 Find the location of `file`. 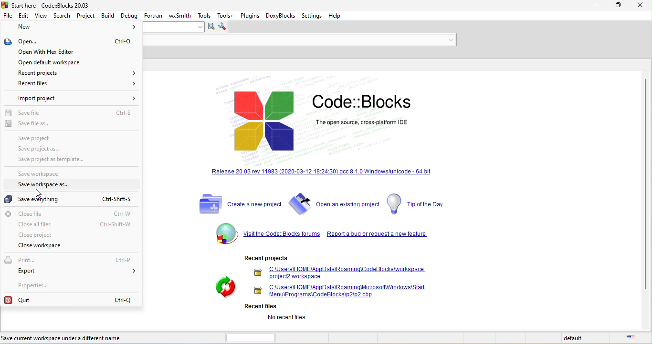

file is located at coordinates (8, 15).